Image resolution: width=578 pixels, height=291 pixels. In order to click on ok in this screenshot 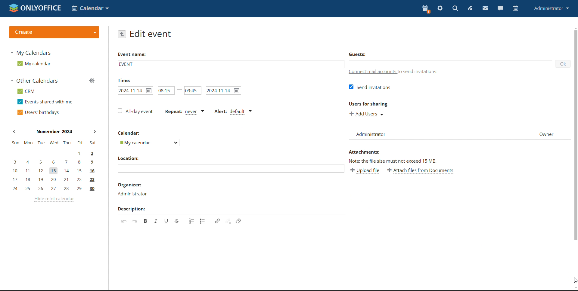, I will do `click(563, 64)`.